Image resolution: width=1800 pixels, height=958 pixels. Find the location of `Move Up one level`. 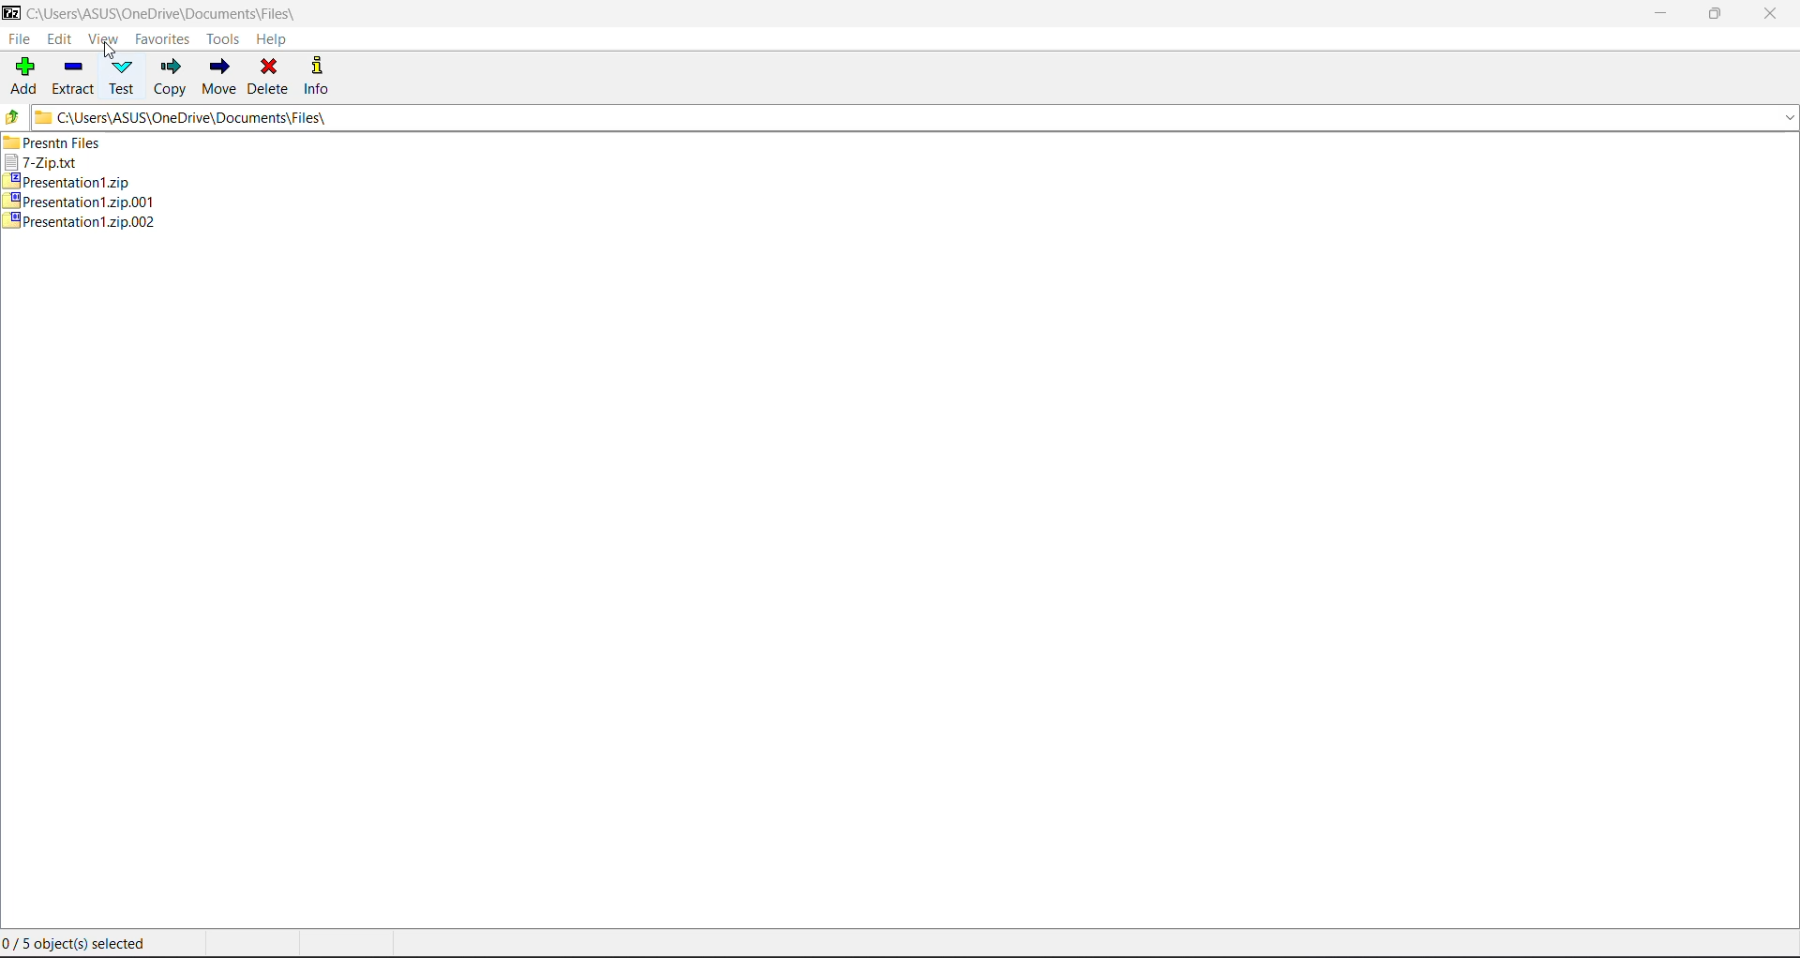

Move Up one level is located at coordinates (13, 116).